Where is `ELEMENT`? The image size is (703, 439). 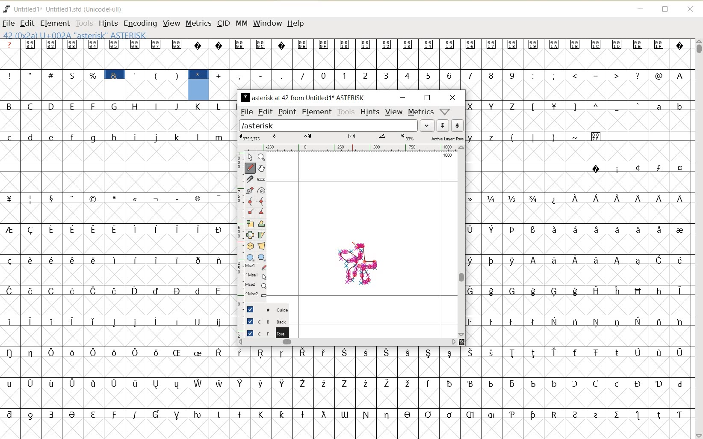
ELEMENT is located at coordinates (318, 112).